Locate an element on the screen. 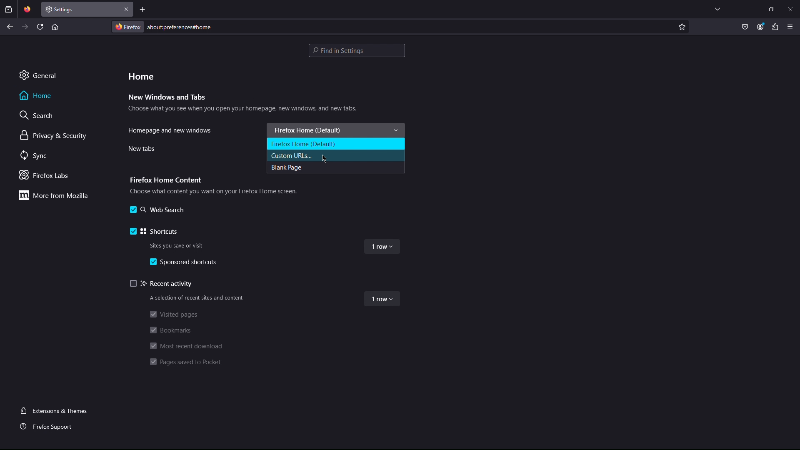 This screenshot has width=800, height=450. Application Menu is located at coordinates (790, 27).